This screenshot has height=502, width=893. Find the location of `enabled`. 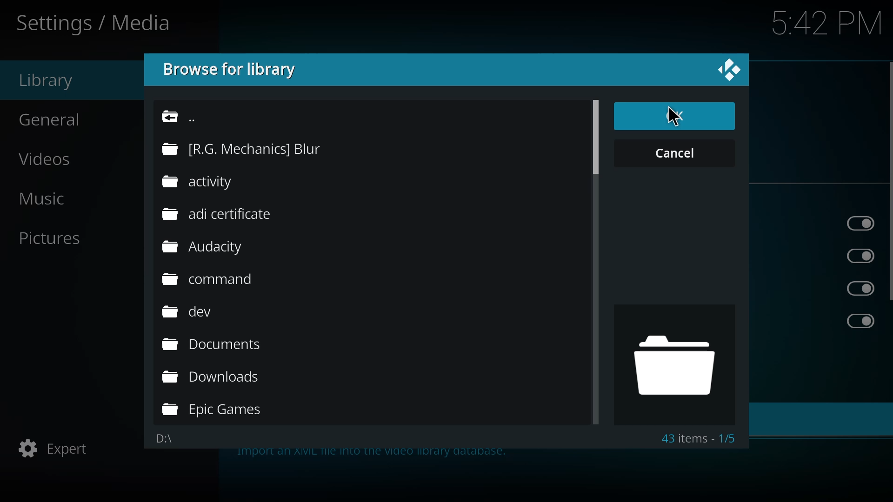

enabled is located at coordinates (860, 321).